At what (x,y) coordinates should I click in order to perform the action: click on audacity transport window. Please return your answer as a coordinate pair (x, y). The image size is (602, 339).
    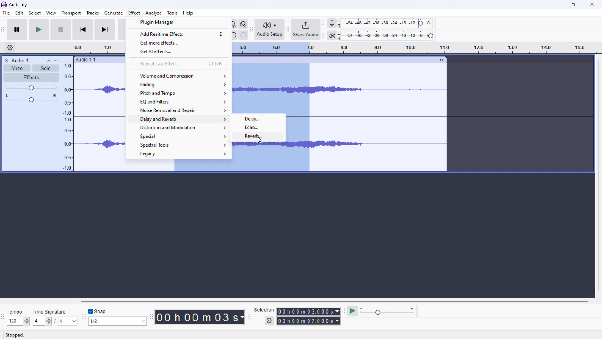
    Looking at the image, I should click on (3, 29).